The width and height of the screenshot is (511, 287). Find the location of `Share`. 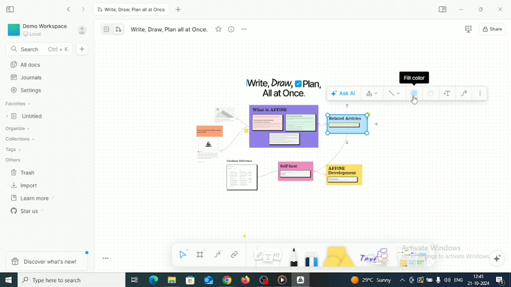

Share is located at coordinates (493, 29).